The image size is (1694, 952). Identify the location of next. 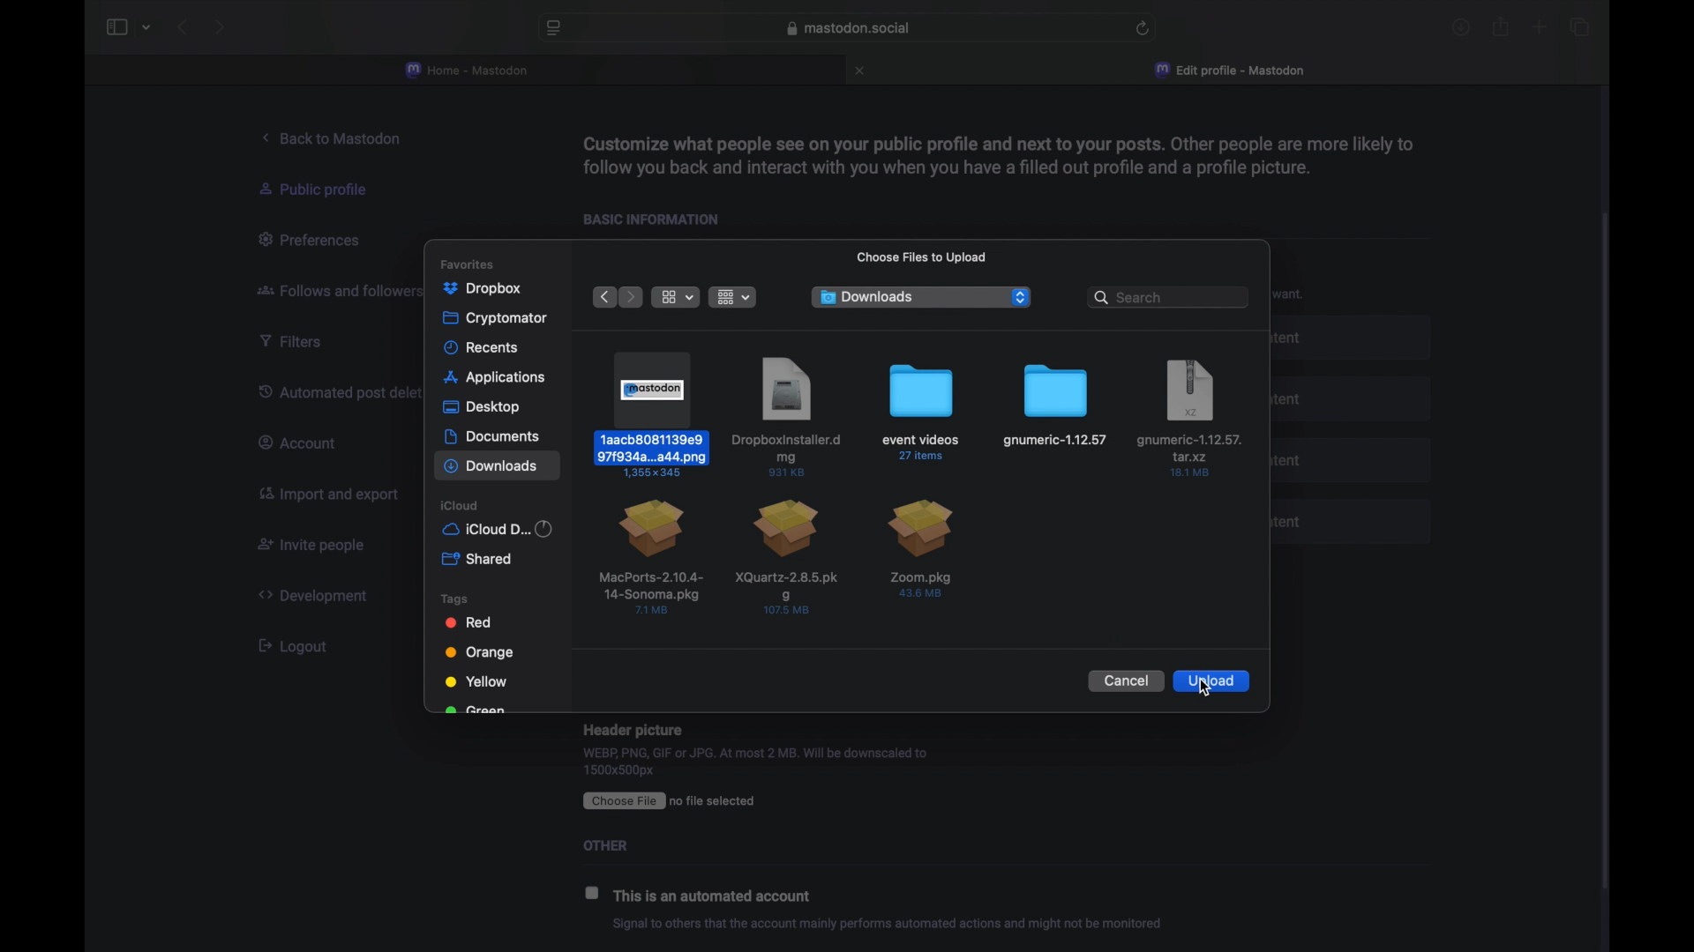
(632, 296).